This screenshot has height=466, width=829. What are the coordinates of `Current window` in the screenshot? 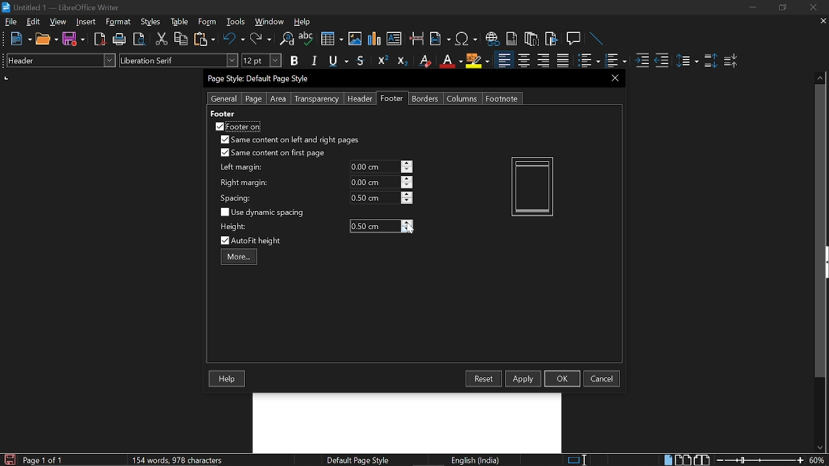 It's located at (260, 79).